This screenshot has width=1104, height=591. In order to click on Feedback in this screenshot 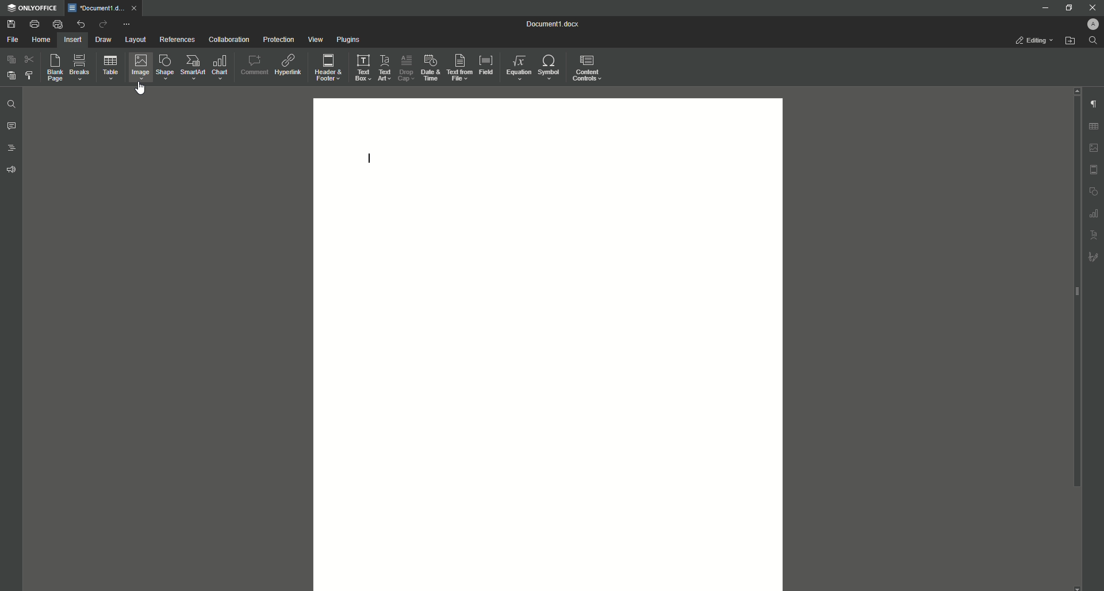, I will do `click(13, 171)`.